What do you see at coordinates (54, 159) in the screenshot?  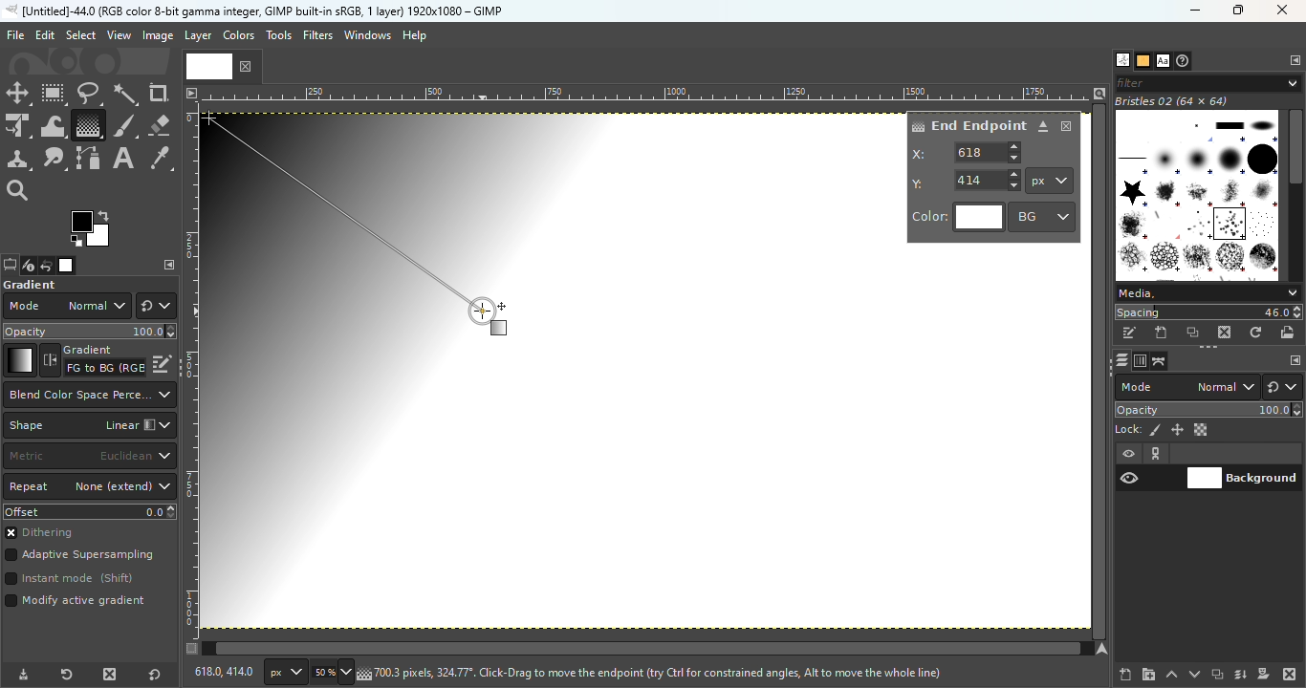 I see `Smudge tool` at bounding box center [54, 159].